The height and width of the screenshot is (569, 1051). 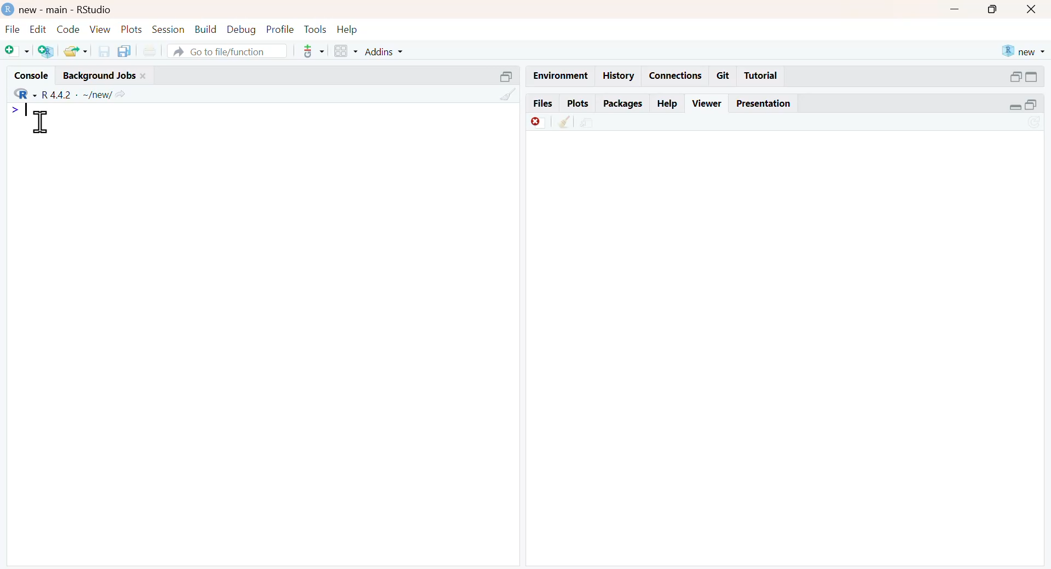 What do you see at coordinates (41, 121) in the screenshot?
I see `cursor` at bounding box center [41, 121].